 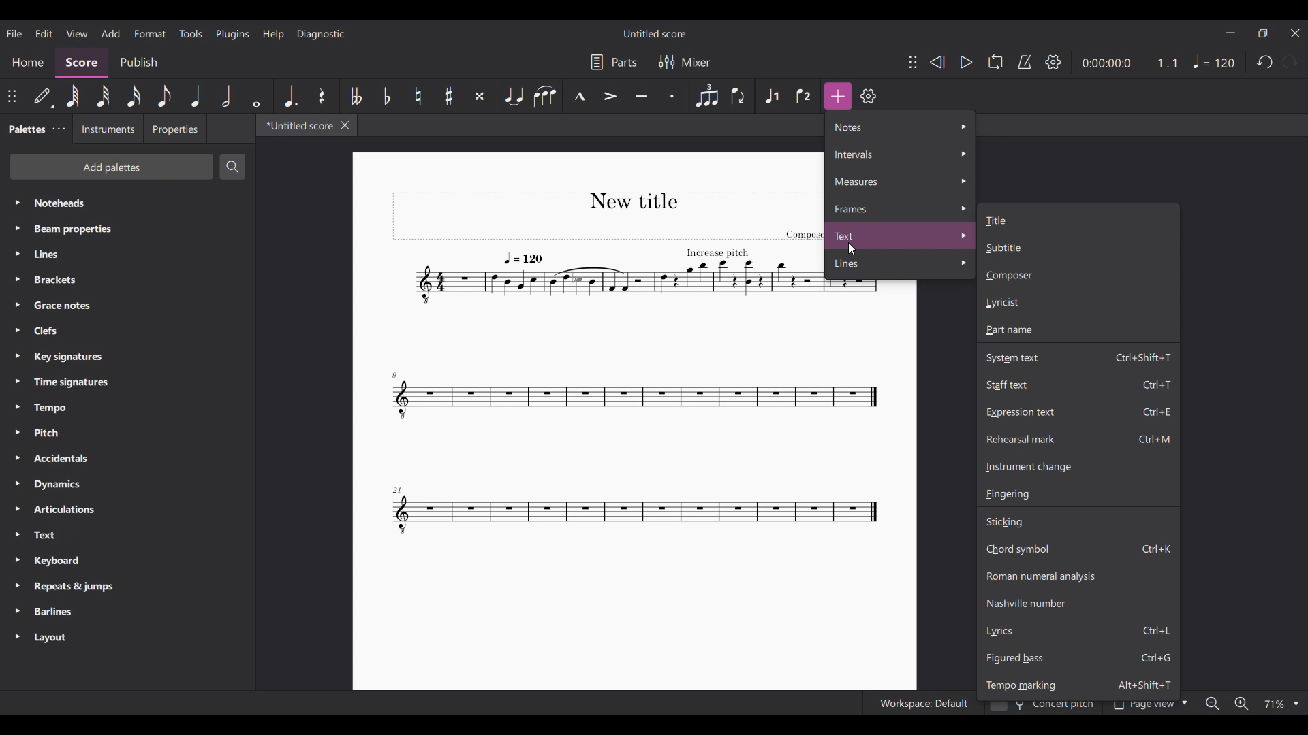 What do you see at coordinates (685, 63) in the screenshot?
I see `Mixer settings` at bounding box center [685, 63].